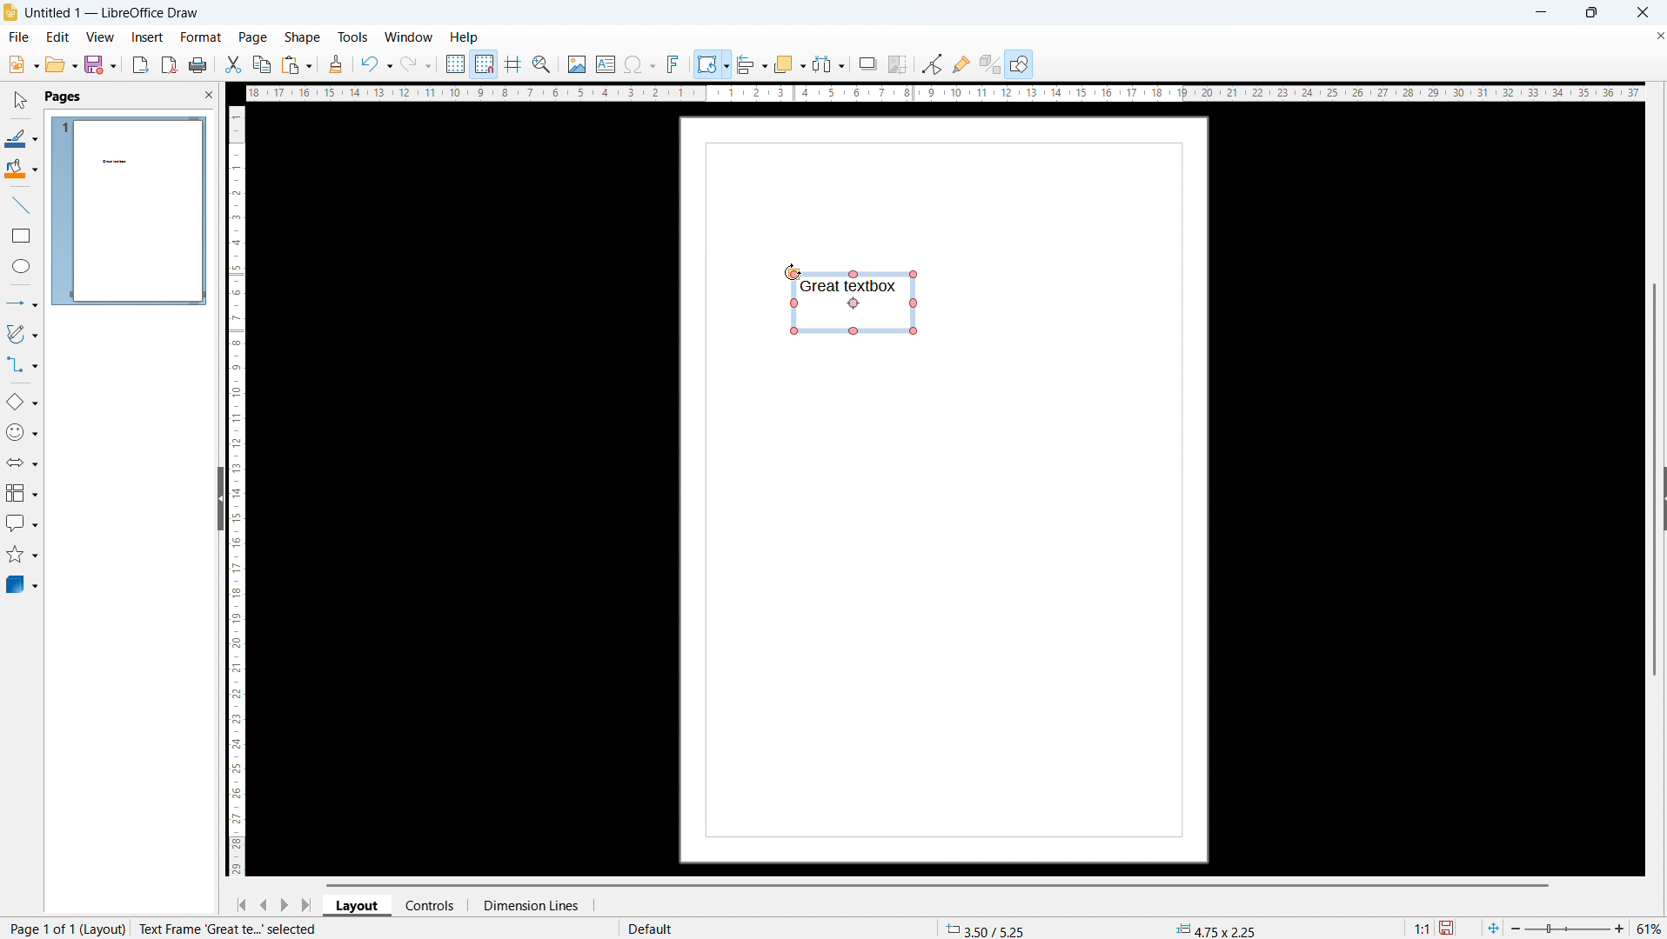 This screenshot has height=939, width=1667. Describe the element at coordinates (146, 37) in the screenshot. I see `insert` at that location.